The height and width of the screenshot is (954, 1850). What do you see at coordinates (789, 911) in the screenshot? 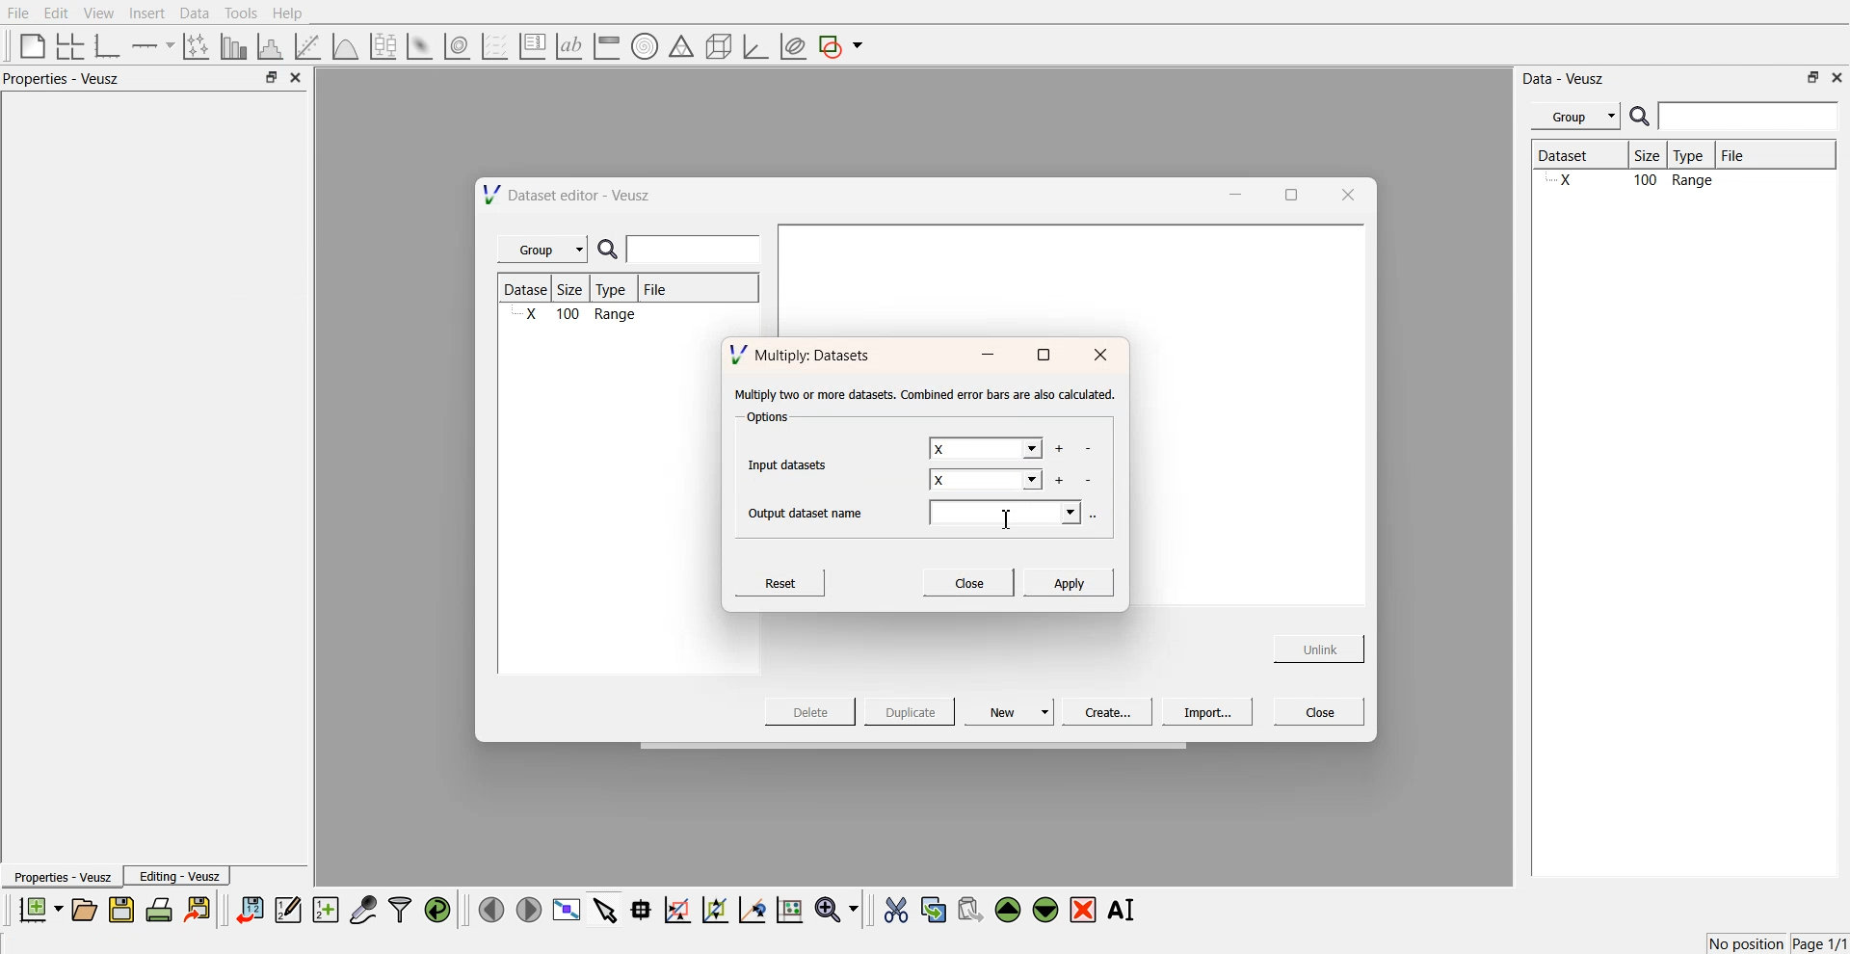
I see `reset the graph axes` at bounding box center [789, 911].